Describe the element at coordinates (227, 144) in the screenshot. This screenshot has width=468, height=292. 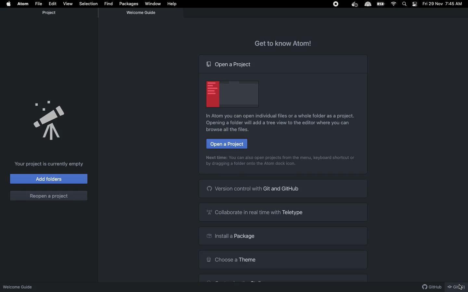
I see `Open a project` at that location.